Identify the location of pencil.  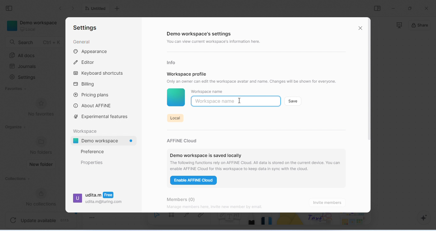
(252, 221).